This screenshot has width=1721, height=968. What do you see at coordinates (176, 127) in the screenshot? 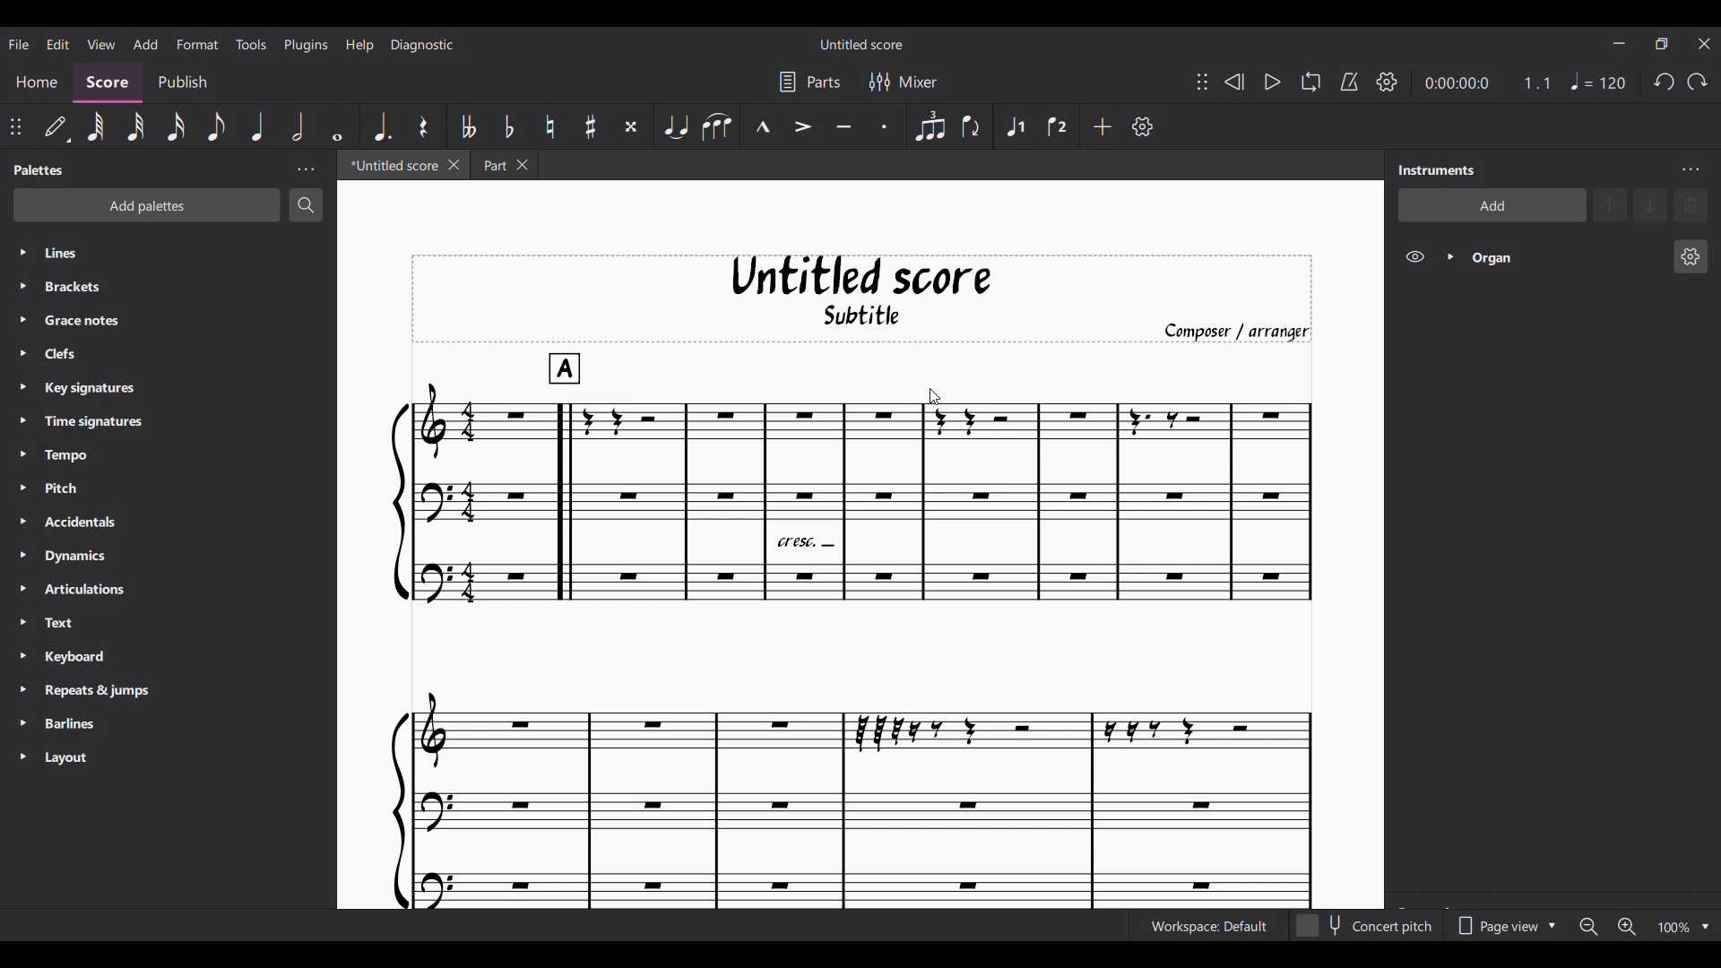
I see `16th note` at bounding box center [176, 127].